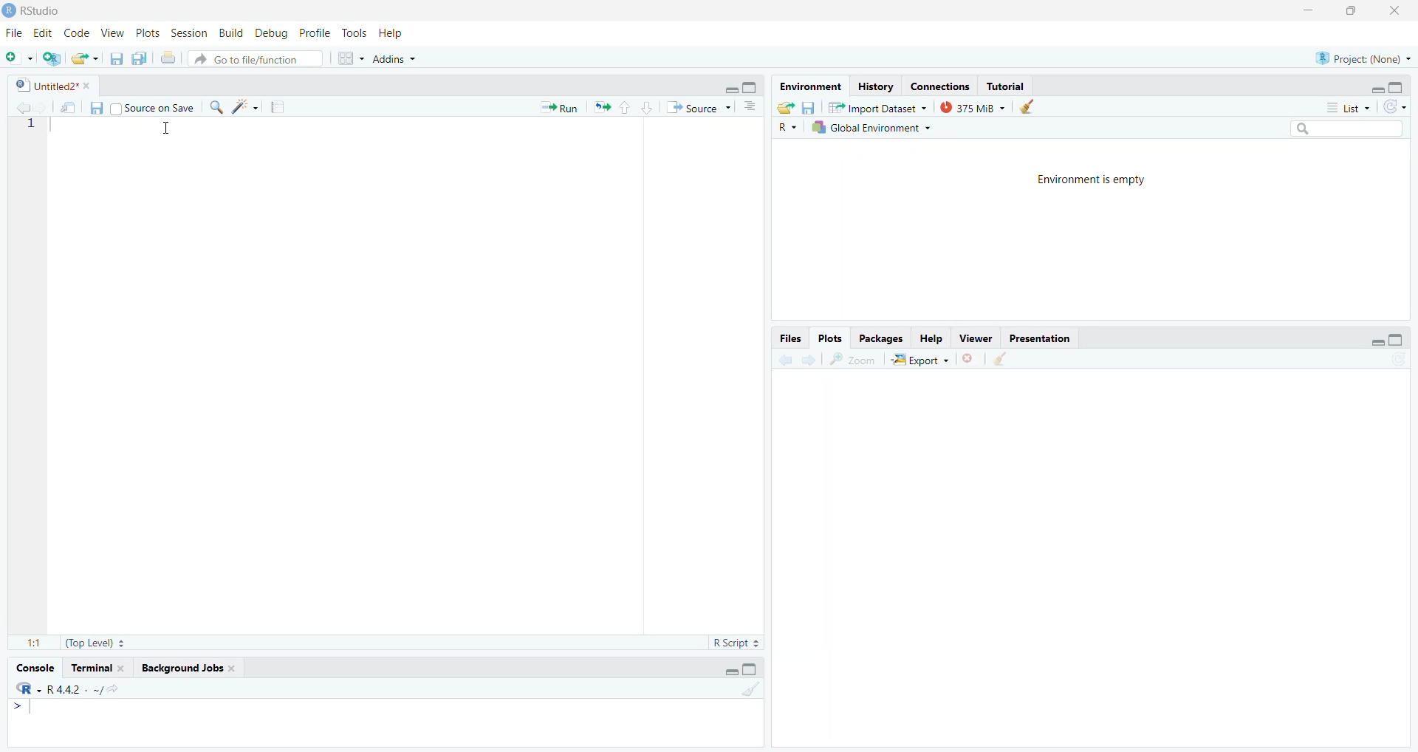 This screenshot has height=752, width=1418. What do you see at coordinates (1371, 89) in the screenshot?
I see `hide r script` at bounding box center [1371, 89].